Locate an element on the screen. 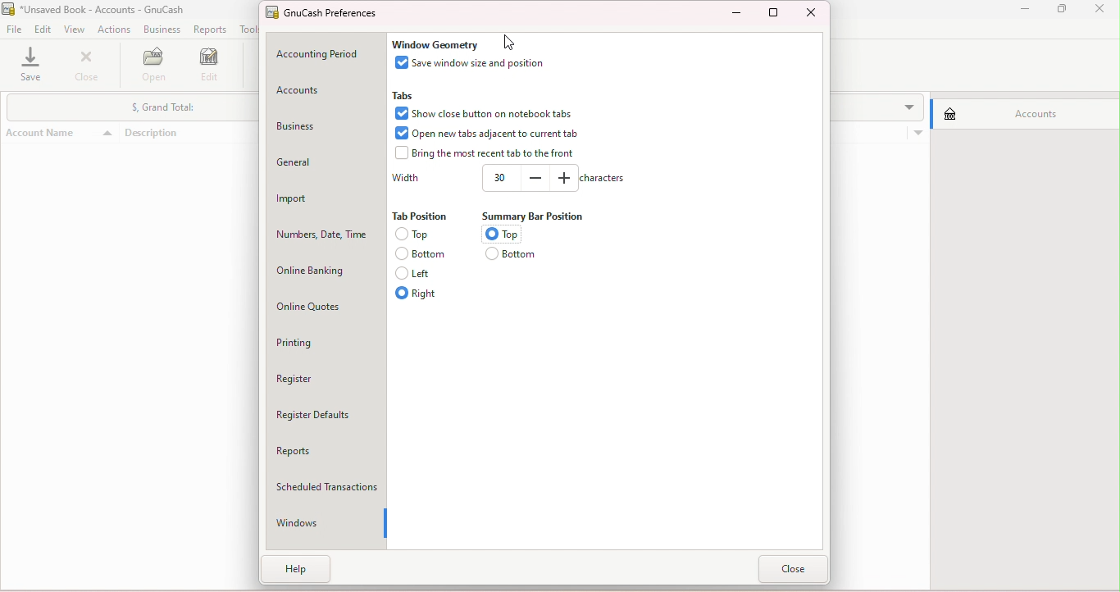  Online banking is located at coordinates (323, 265).